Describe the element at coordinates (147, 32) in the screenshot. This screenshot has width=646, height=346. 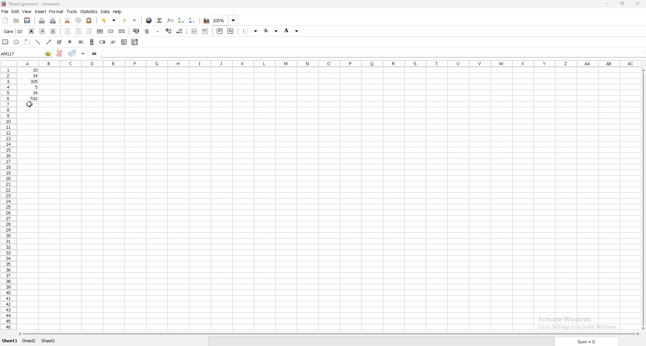
I see `percentage` at that location.